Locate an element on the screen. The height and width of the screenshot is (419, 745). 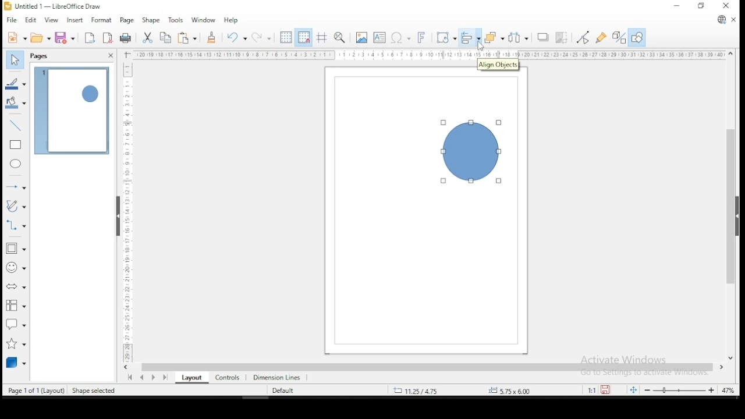
edit is located at coordinates (30, 20).